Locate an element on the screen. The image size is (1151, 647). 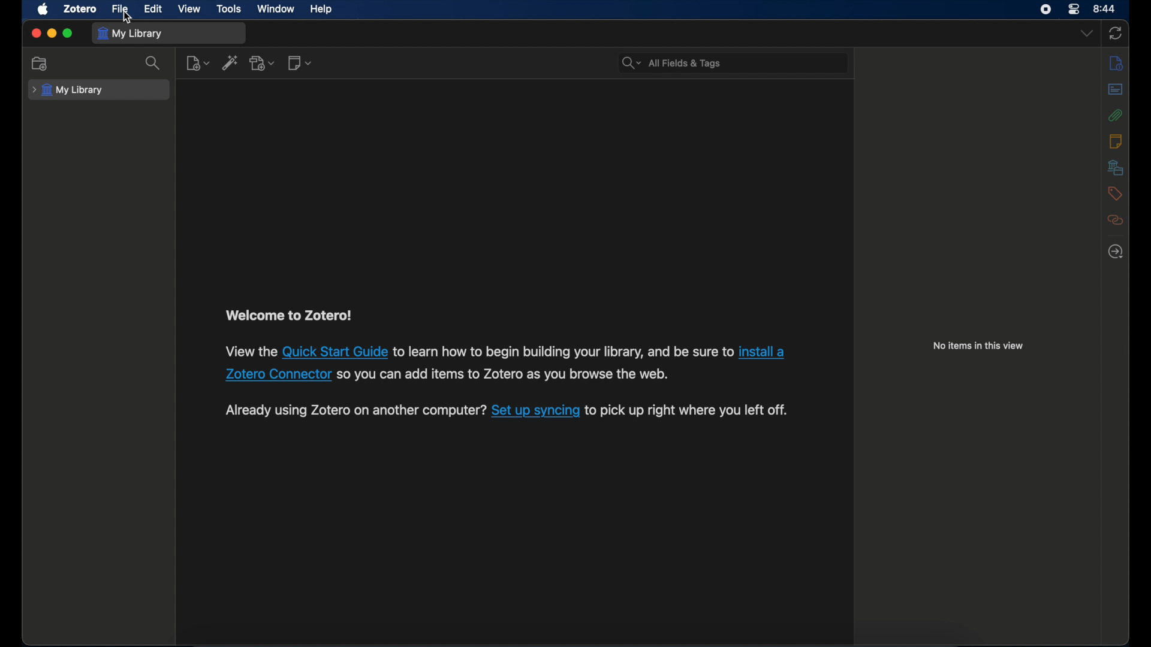
dropdown is located at coordinates (1087, 34).